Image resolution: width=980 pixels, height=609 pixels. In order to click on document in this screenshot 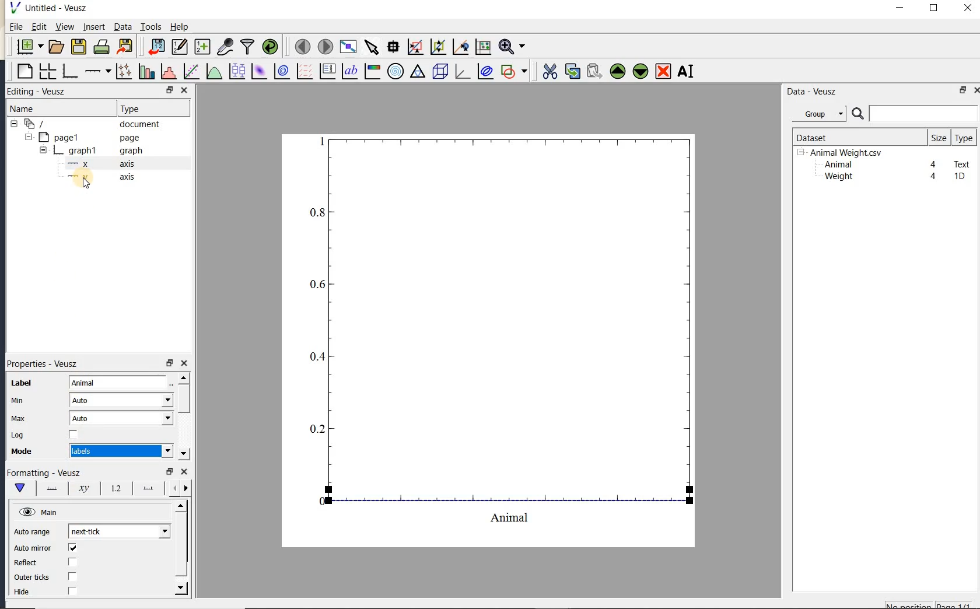, I will do `click(89, 124)`.